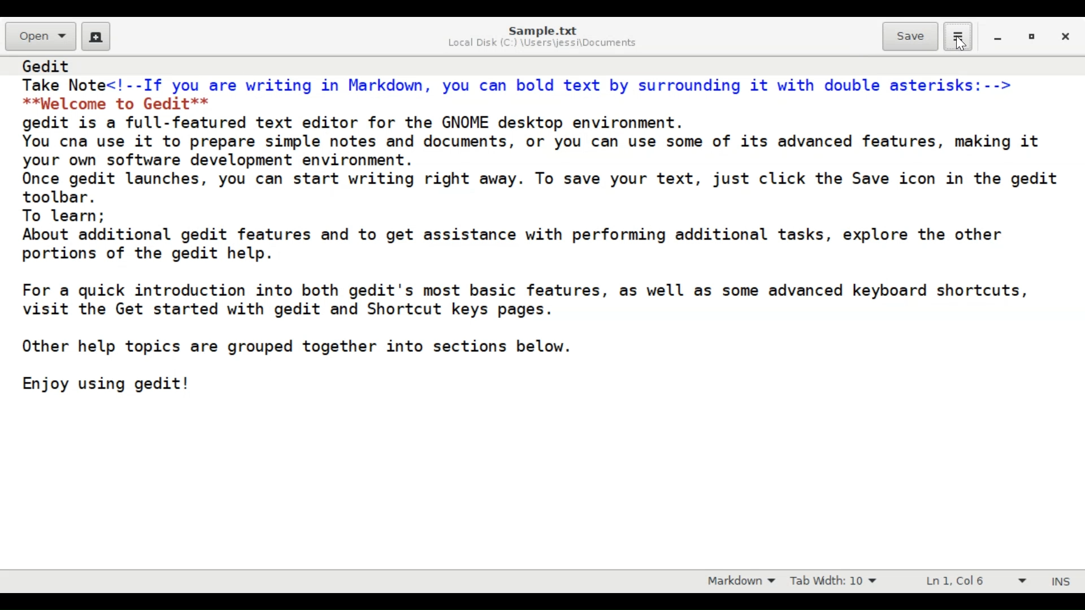  Describe the element at coordinates (959, 43) in the screenshot. I see `Cursor` at that location.